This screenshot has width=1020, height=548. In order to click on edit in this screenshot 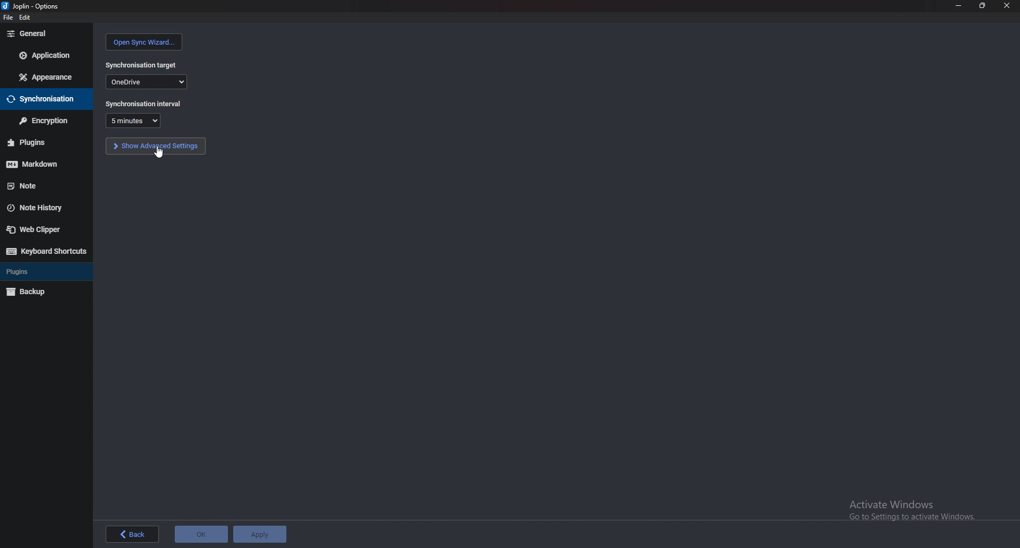, I will do `click(24, 18)`.